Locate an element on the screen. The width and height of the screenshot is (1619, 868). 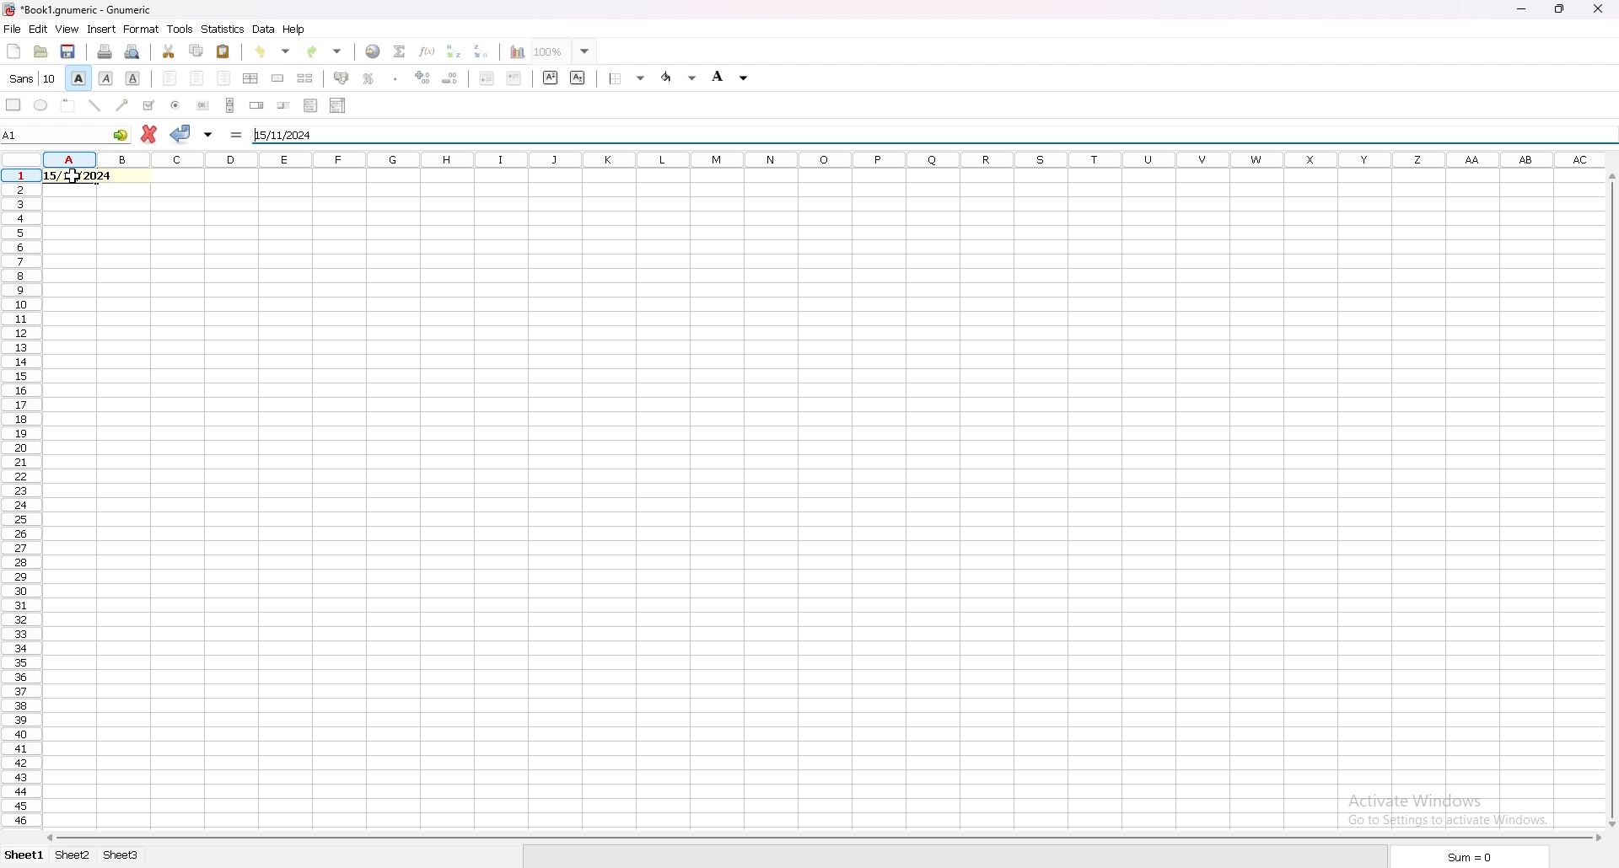
background is located at coordinates (679, 78).